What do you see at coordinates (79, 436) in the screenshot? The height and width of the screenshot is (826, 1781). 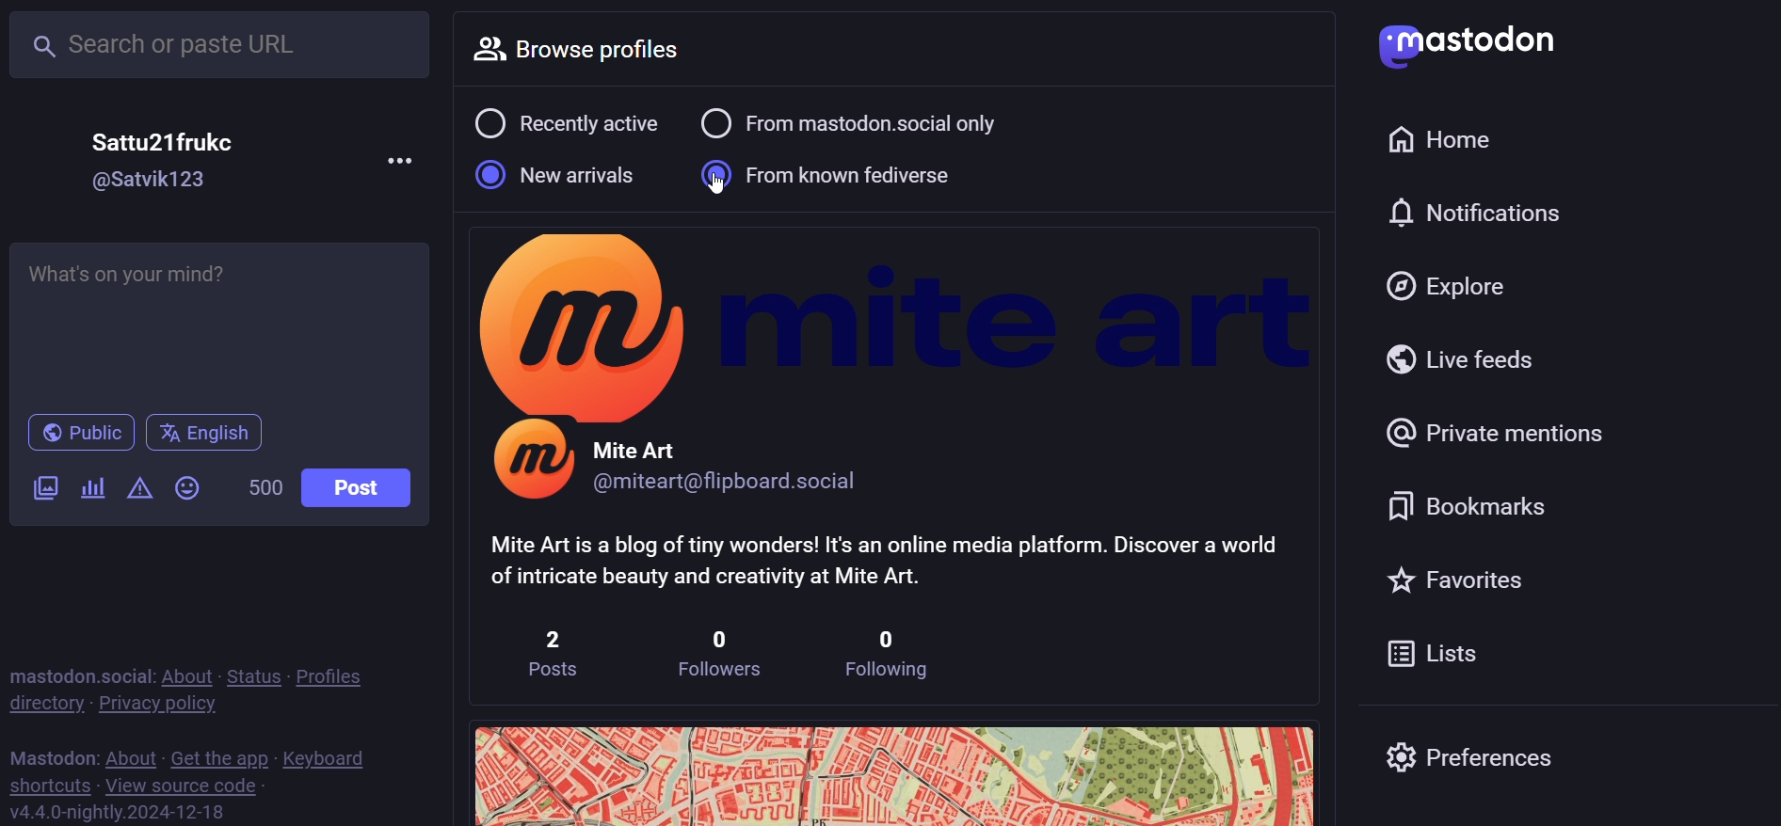 I see `public` at bounding box center [79, 436].